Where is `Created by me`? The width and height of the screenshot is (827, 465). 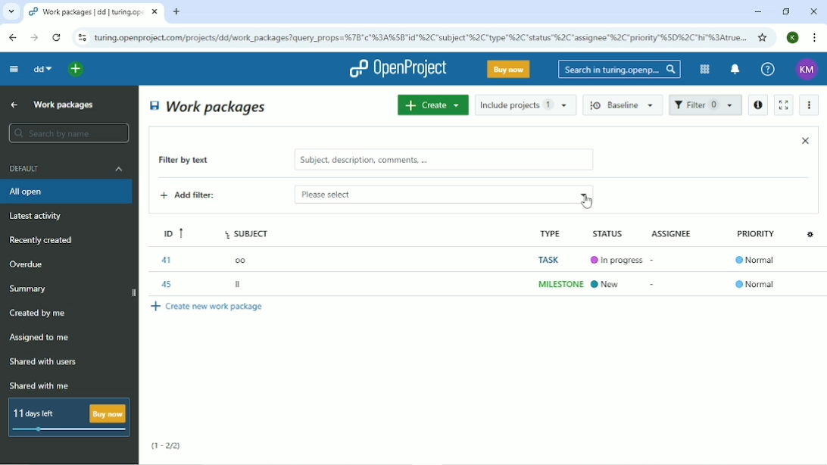
Created by me is located at coordinates (40, 314).